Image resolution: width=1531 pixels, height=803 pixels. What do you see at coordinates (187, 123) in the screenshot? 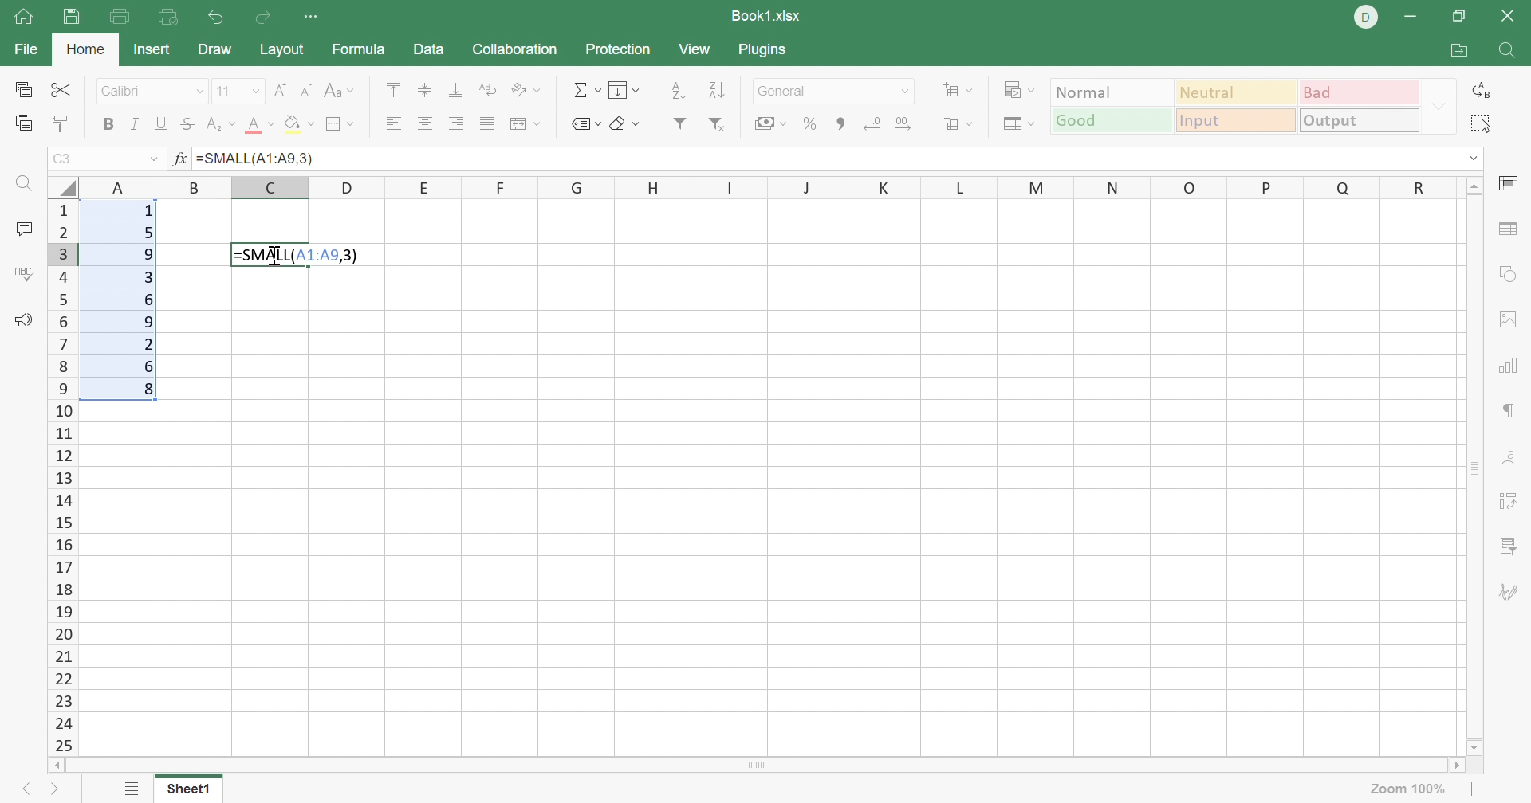
I see `Strikethrough` at bounding box center [187, 123].